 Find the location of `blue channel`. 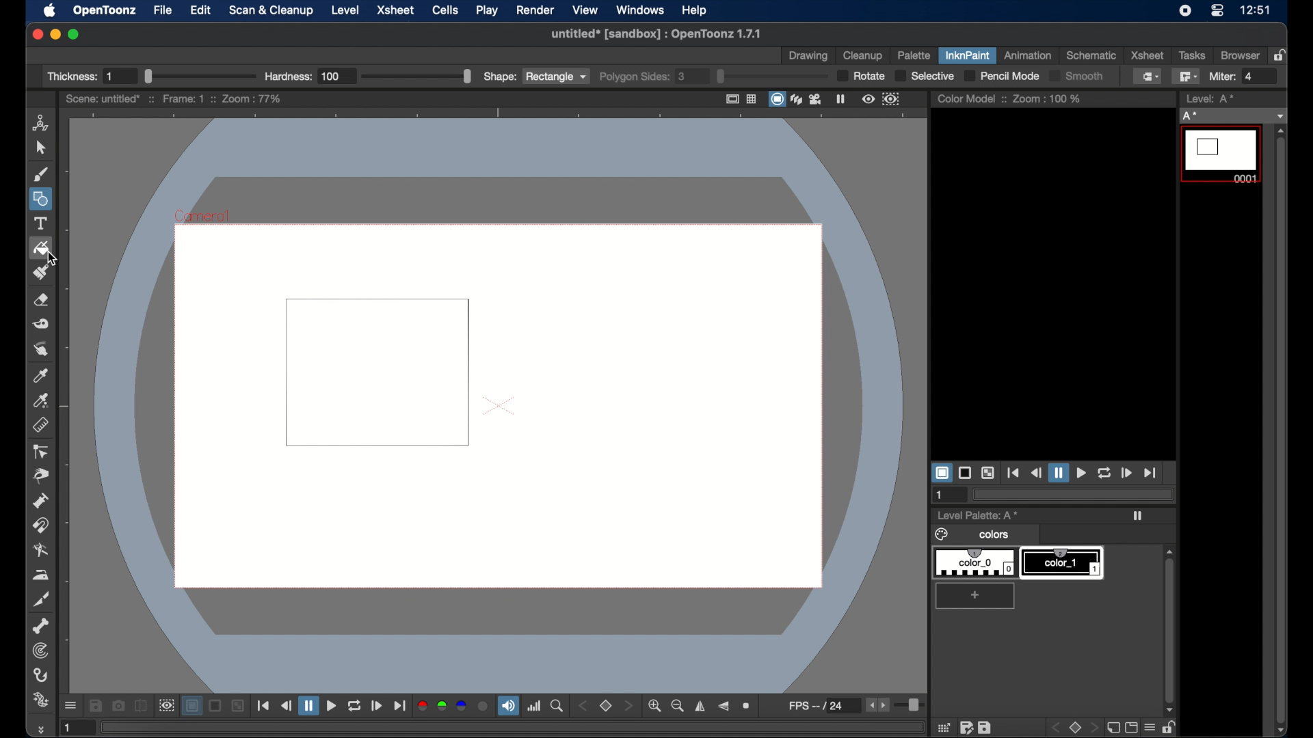

blue channel is located at coordinates (461, 705).